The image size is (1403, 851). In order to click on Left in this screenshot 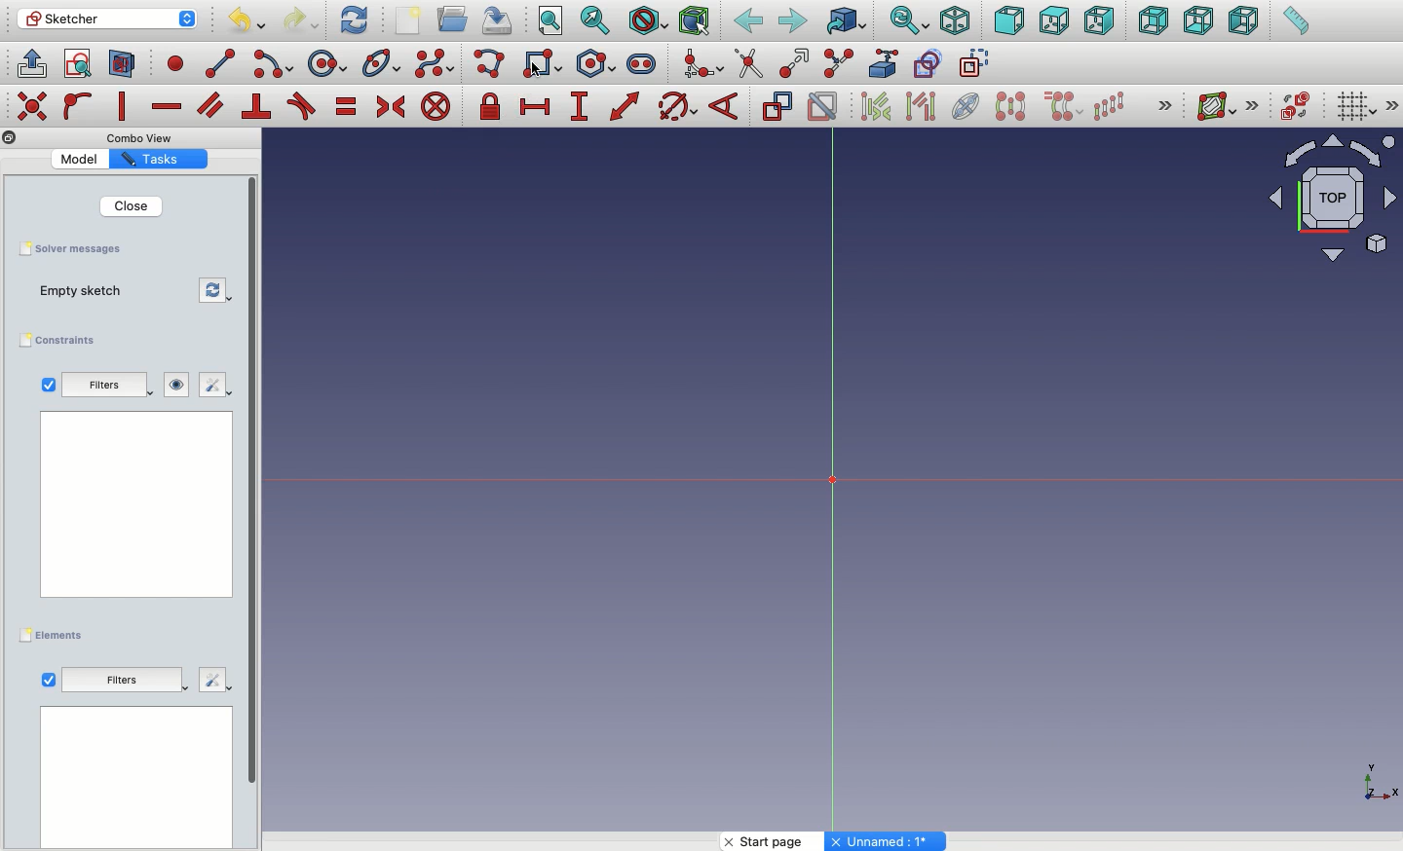, I will do `click(1242, 21)`.